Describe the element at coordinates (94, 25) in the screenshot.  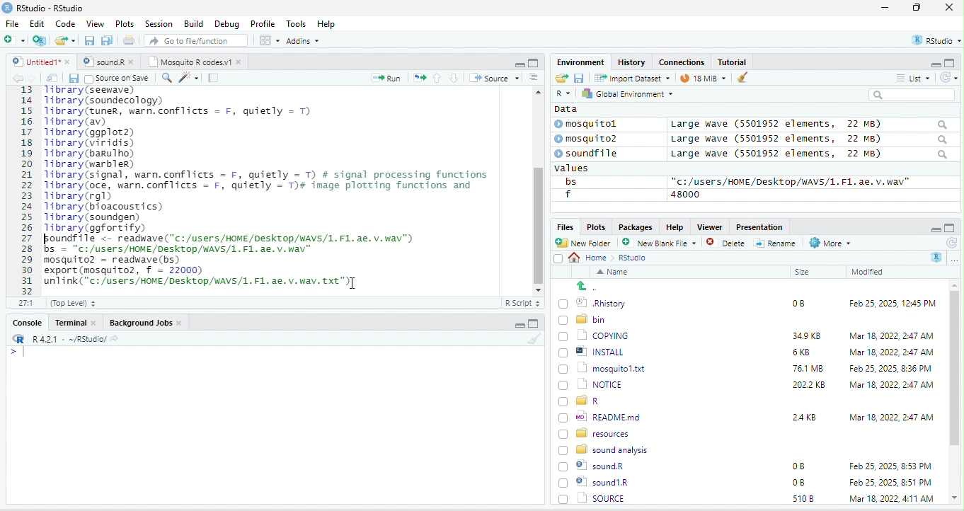
I see `View` at that location.